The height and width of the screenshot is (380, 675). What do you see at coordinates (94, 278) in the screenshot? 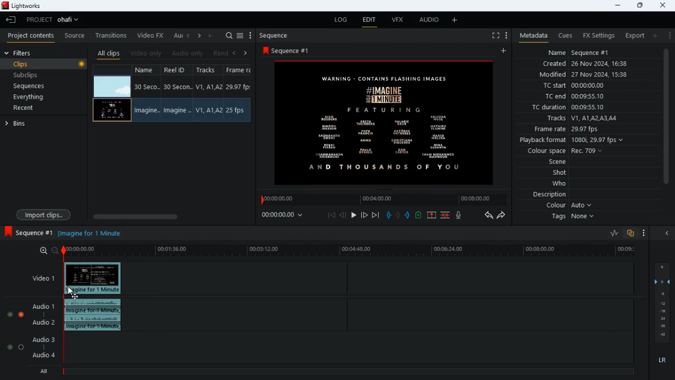
I see `video clip inserted into timeline` at bounding box center [94, 278].